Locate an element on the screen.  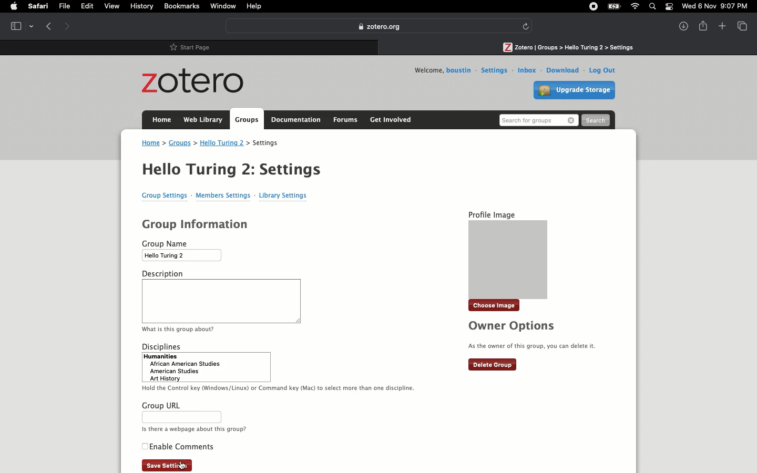
Internet is located at coordinates (634, 7).